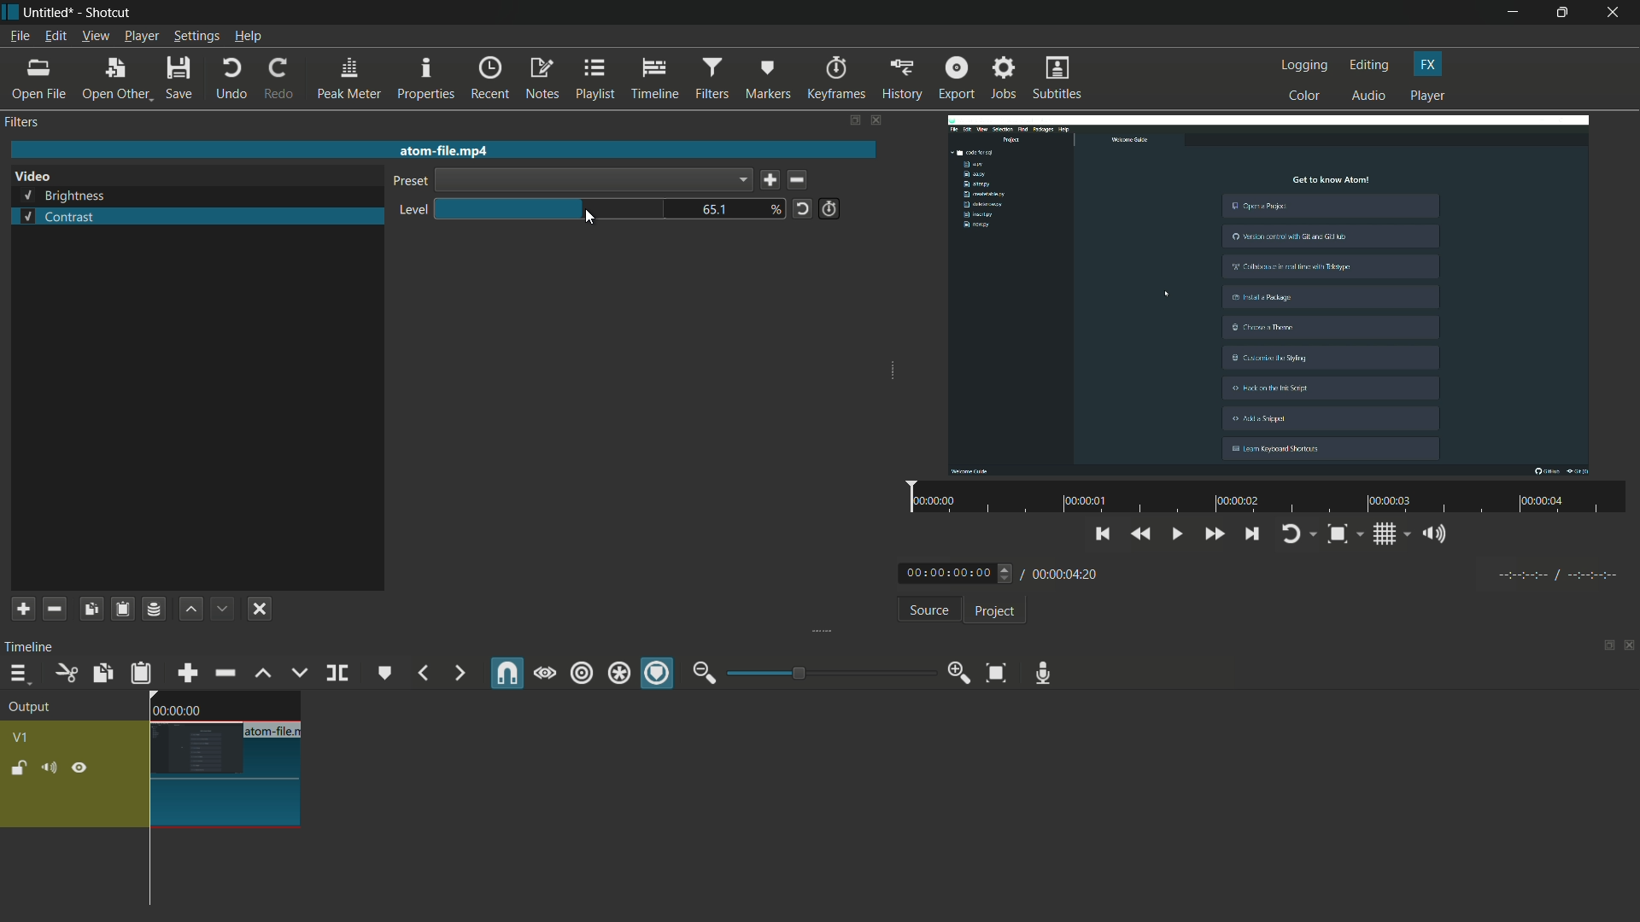 The width and height of the screenshot is (1640, 922). What do you see at coordinates (993, 611) in the screenshot?
I see `project` at bounding box center [993, 611].